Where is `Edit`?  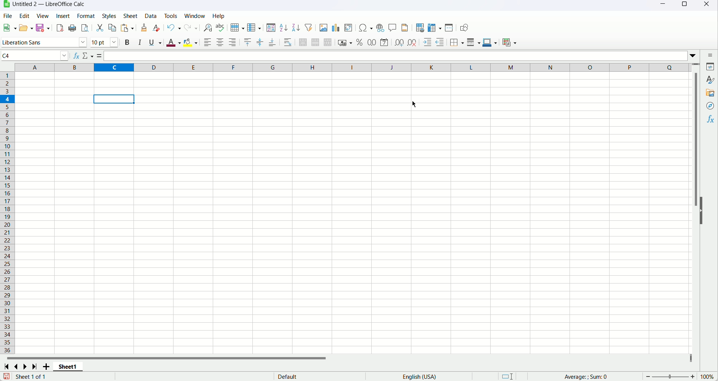 Edit is located at coordinates (24, 15).